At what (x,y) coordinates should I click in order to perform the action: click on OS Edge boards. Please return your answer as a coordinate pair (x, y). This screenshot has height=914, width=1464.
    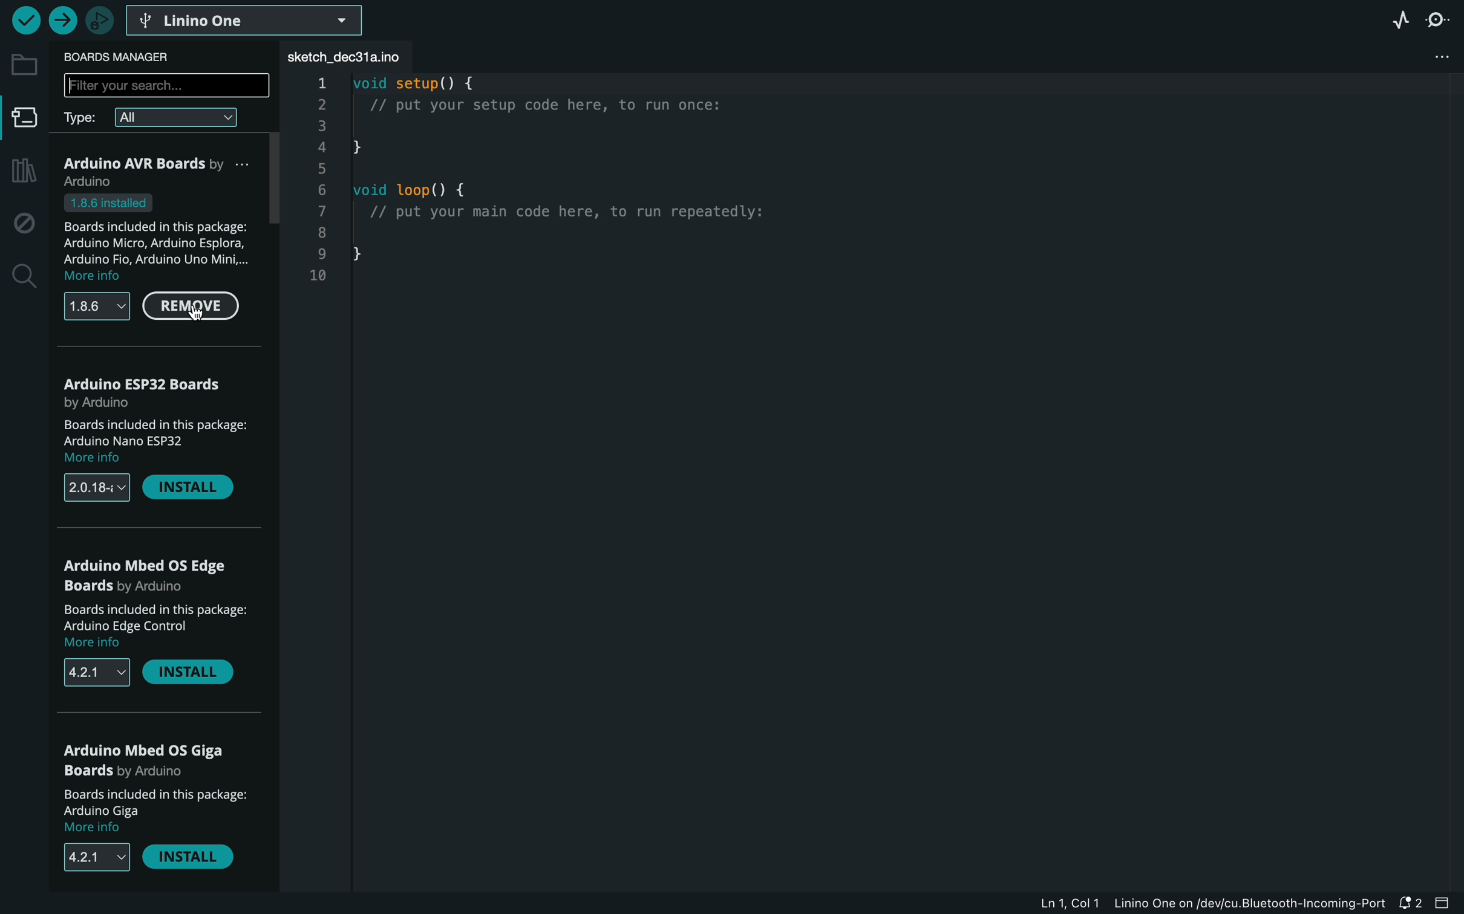
    Looking at the image, I should click on (147, 577).